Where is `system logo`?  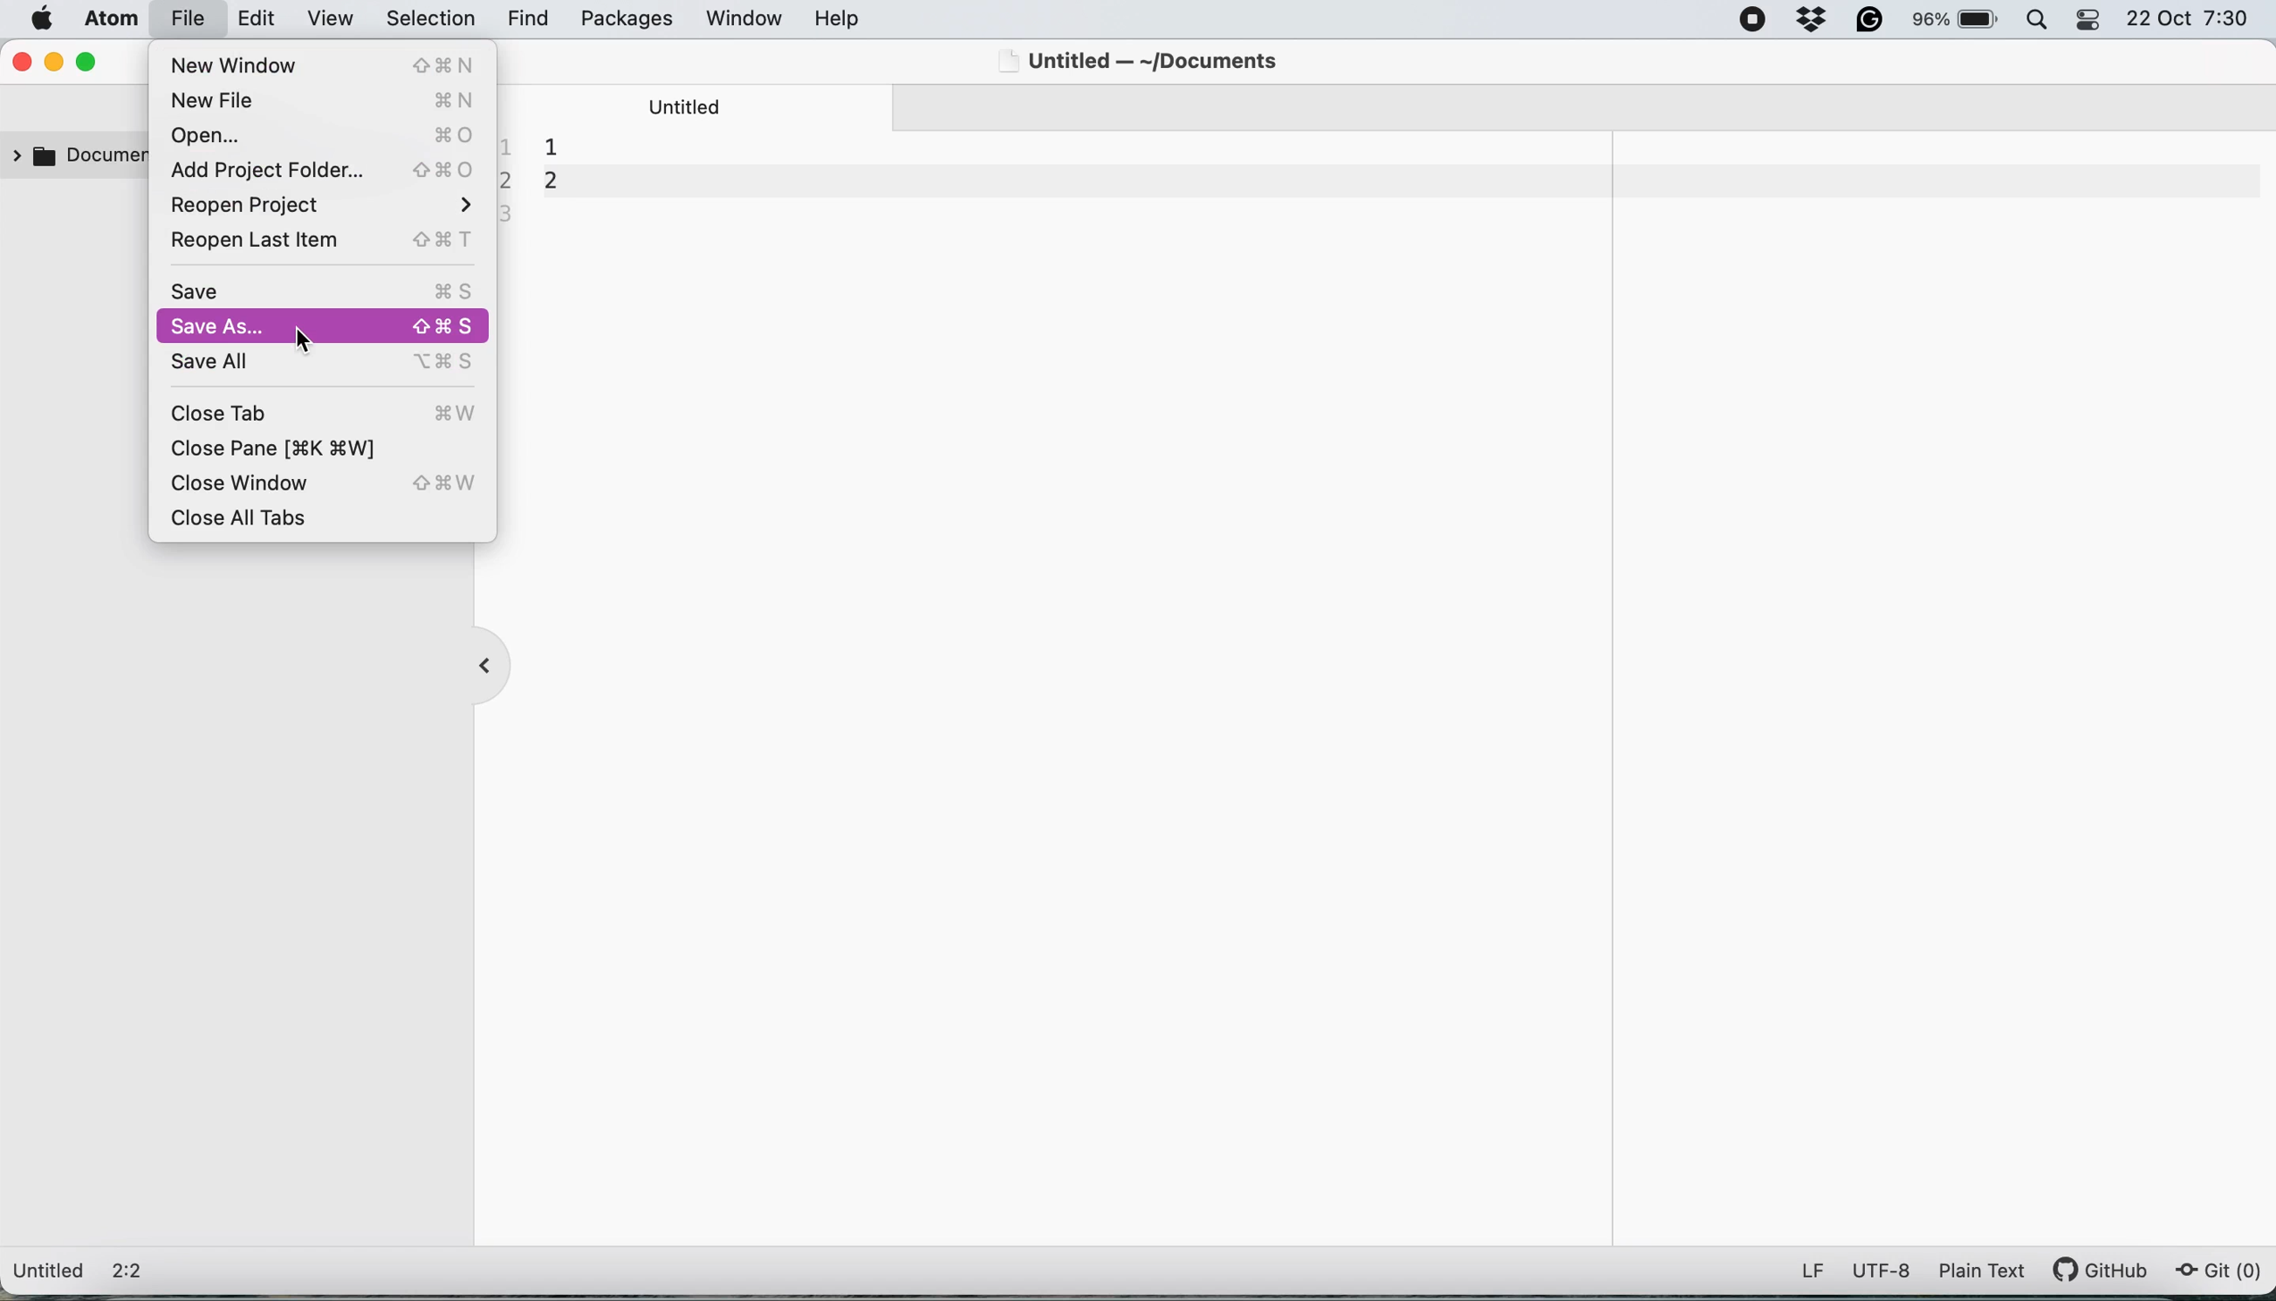
system logo is located at coordinates (42, 21).